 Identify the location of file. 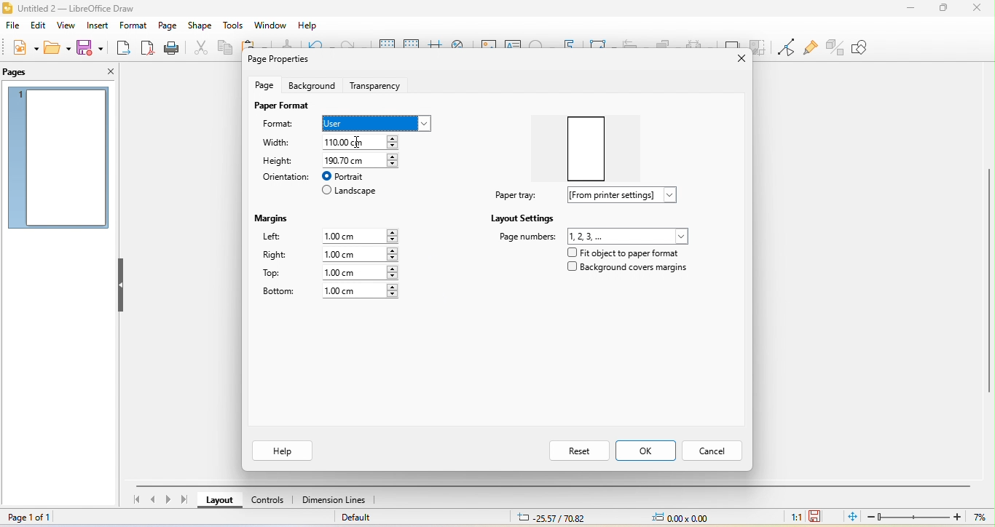
(12, 27).